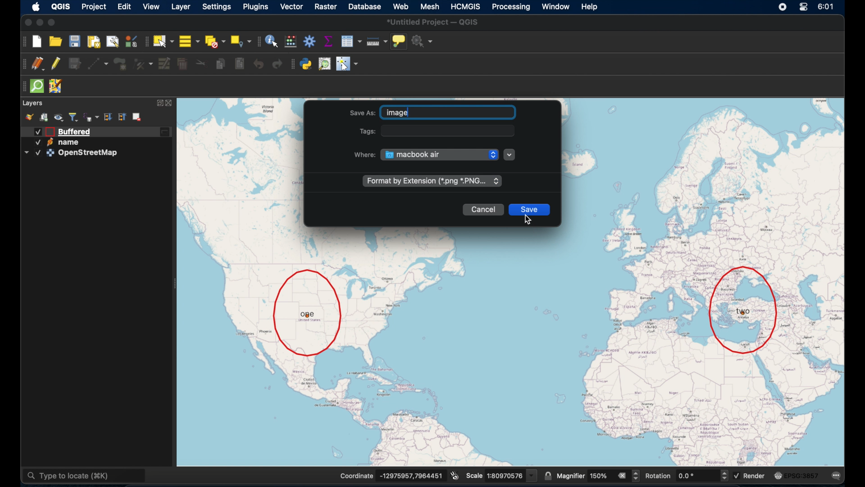  I want to click on plugins, so click(255, 7).